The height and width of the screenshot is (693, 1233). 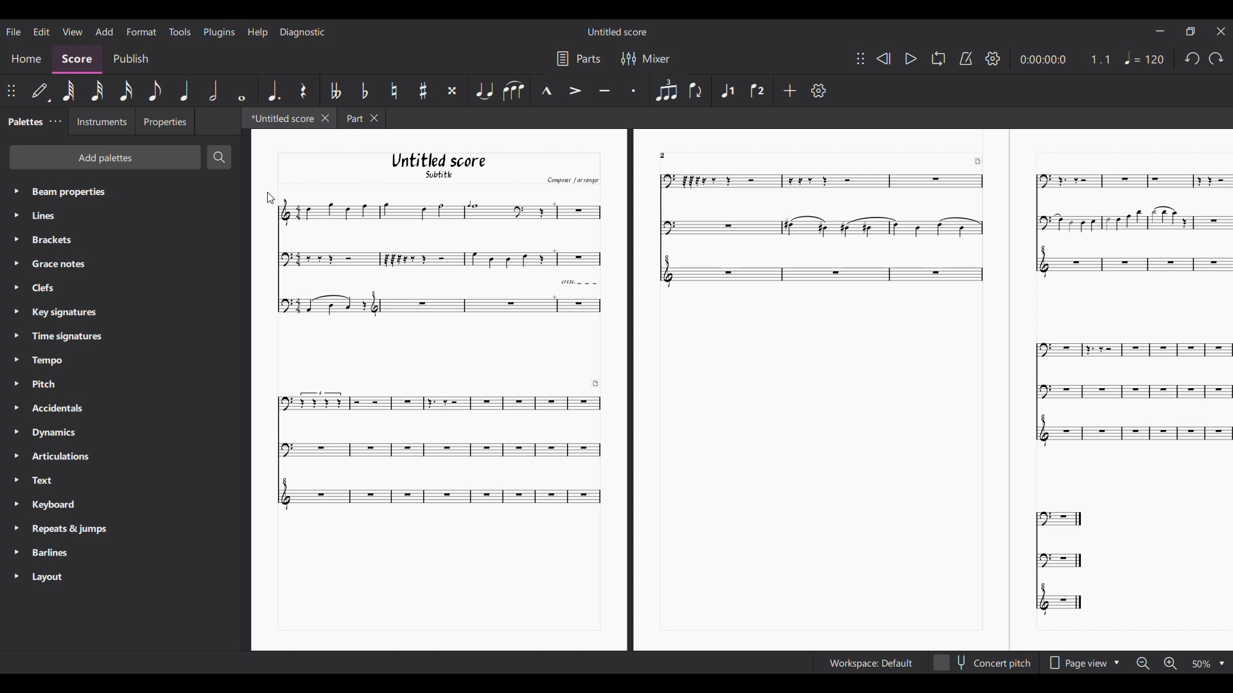 I want to click on Half note, so click(x=214, y=90).